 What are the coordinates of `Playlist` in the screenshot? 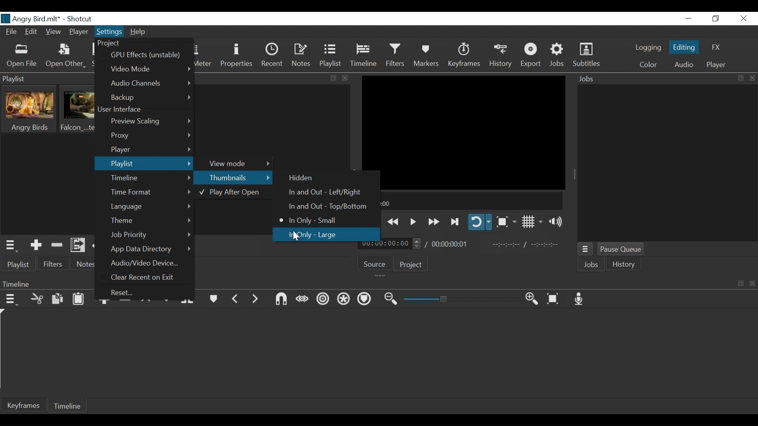 It's located at (143, 164).